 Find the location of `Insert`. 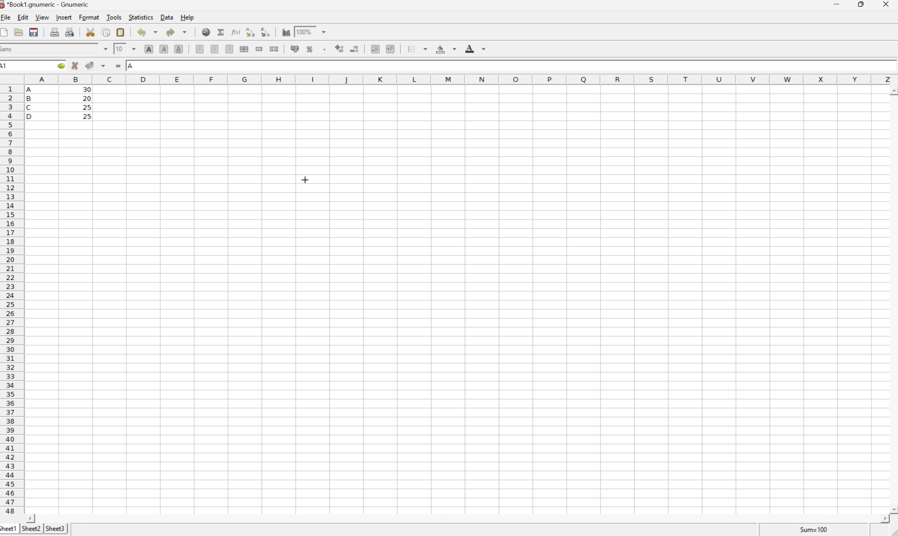

Insert is located at coordinates (65, 18).